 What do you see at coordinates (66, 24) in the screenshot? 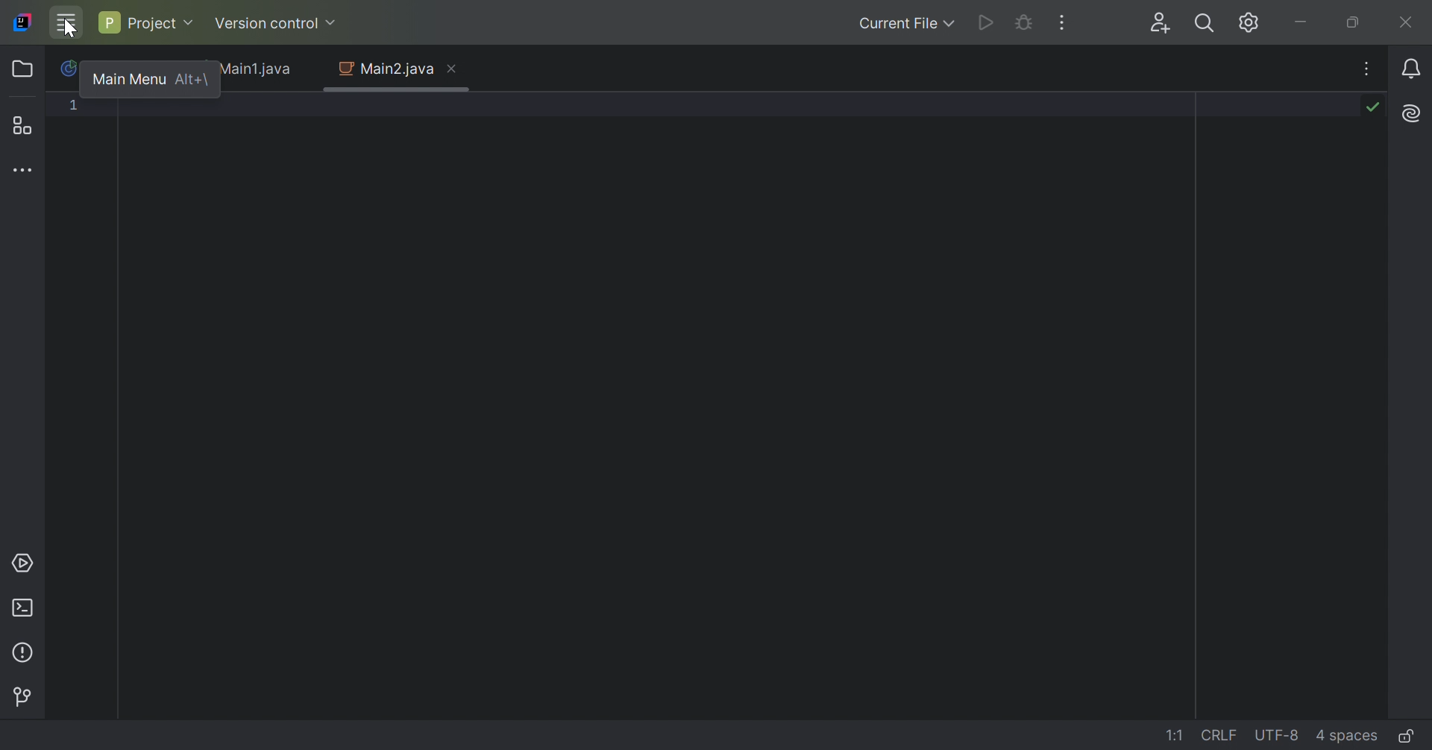
I see `Cursor on Main Menu` at bounding box center [66, 24].